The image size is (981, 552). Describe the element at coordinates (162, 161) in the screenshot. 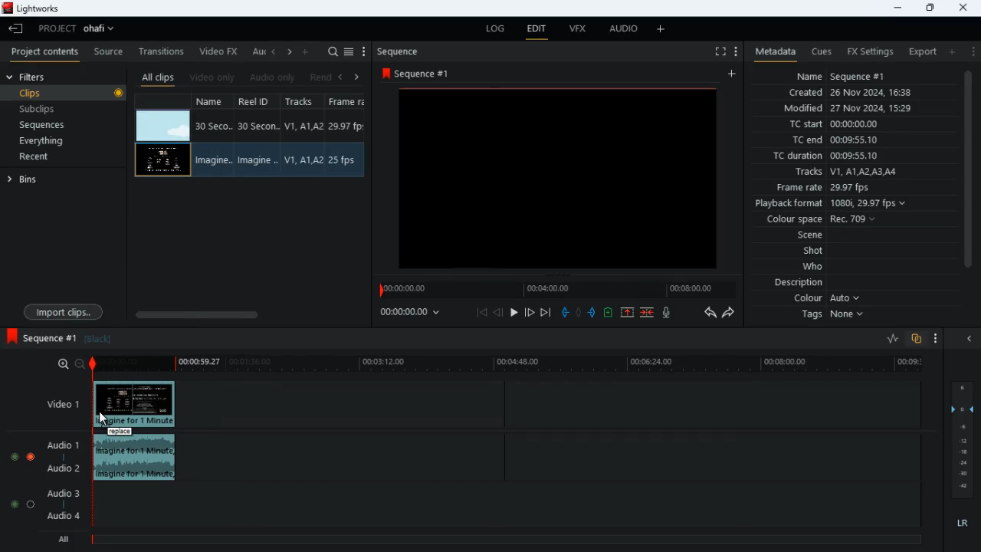

I see `image` at that location.